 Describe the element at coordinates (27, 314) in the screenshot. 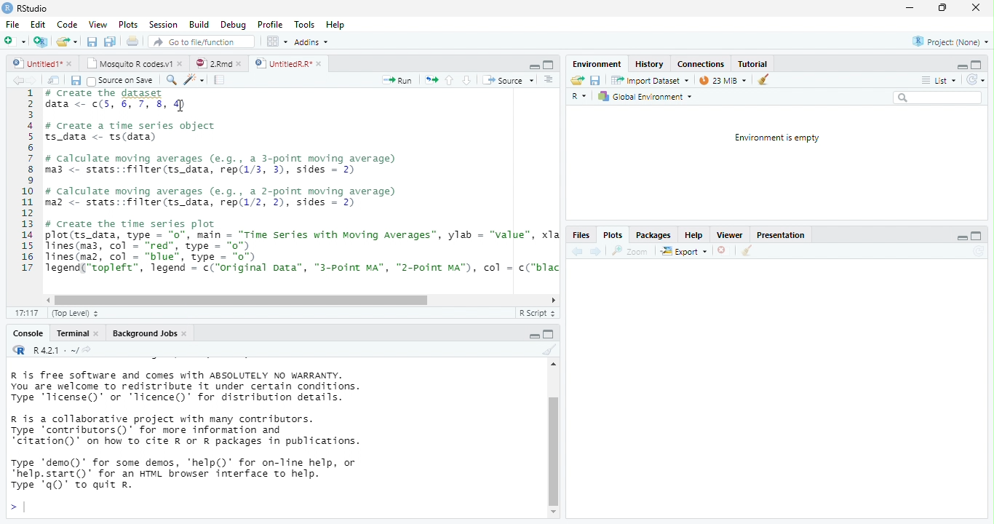

I see `17:17` at that location.